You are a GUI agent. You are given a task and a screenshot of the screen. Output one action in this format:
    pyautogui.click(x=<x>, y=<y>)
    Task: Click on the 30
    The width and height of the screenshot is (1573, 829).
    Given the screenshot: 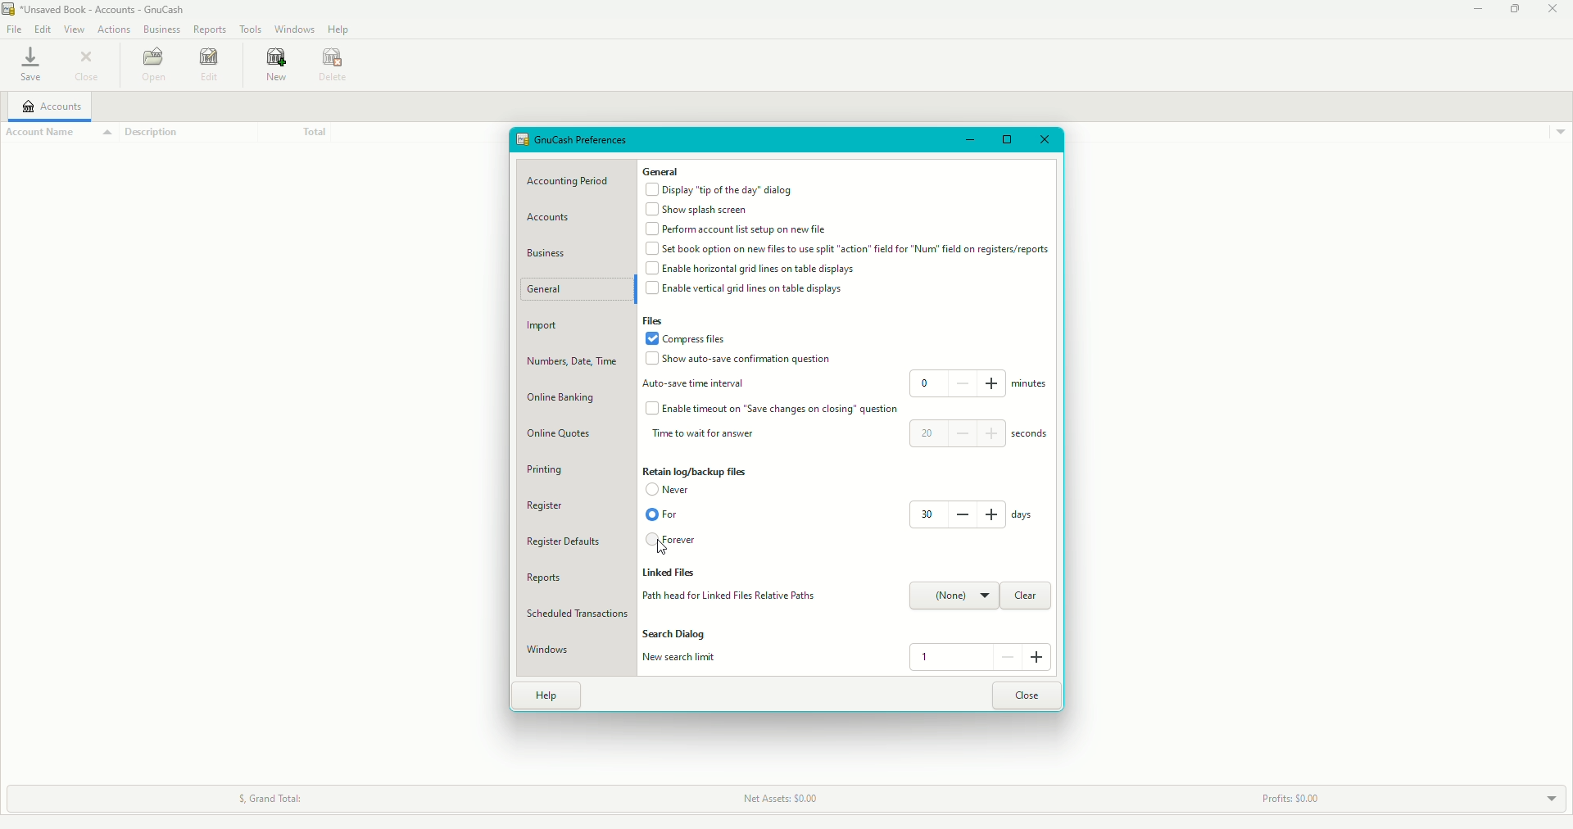 What is the action you would take?
    pyautogui.click(x=955, y=514)
    